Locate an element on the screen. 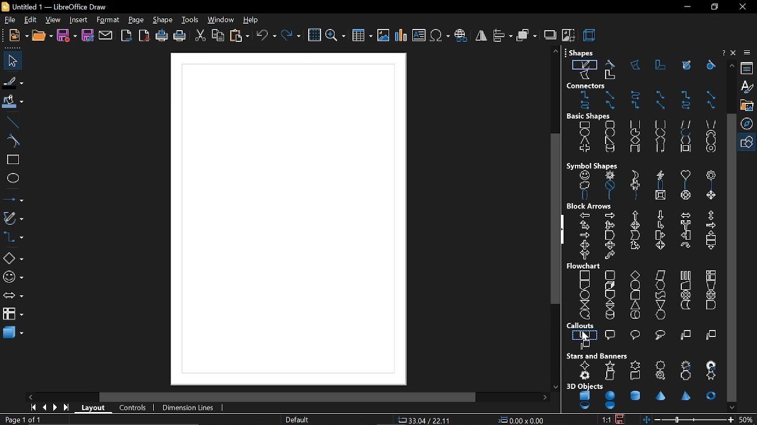 This screenshot has width=757, height=425. view is located at coordinates (52, 19).